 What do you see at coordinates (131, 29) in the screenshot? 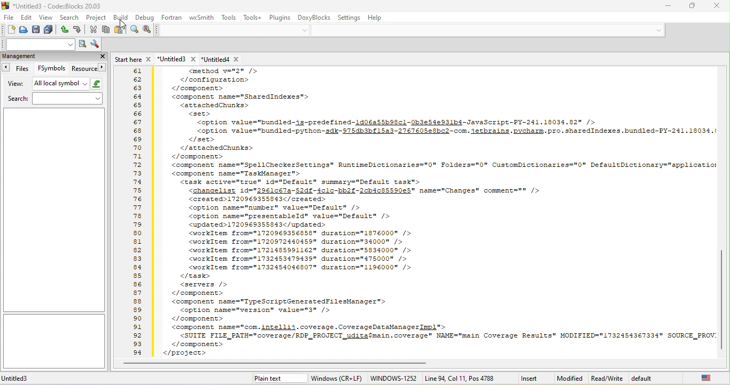
I see `find` at bounding box center [131, 29].